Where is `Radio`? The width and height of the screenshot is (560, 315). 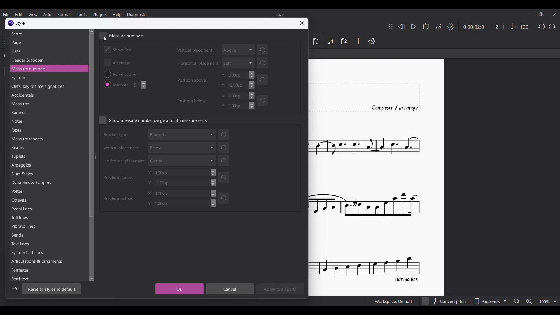
Radio is located at coordinates (107, 74).